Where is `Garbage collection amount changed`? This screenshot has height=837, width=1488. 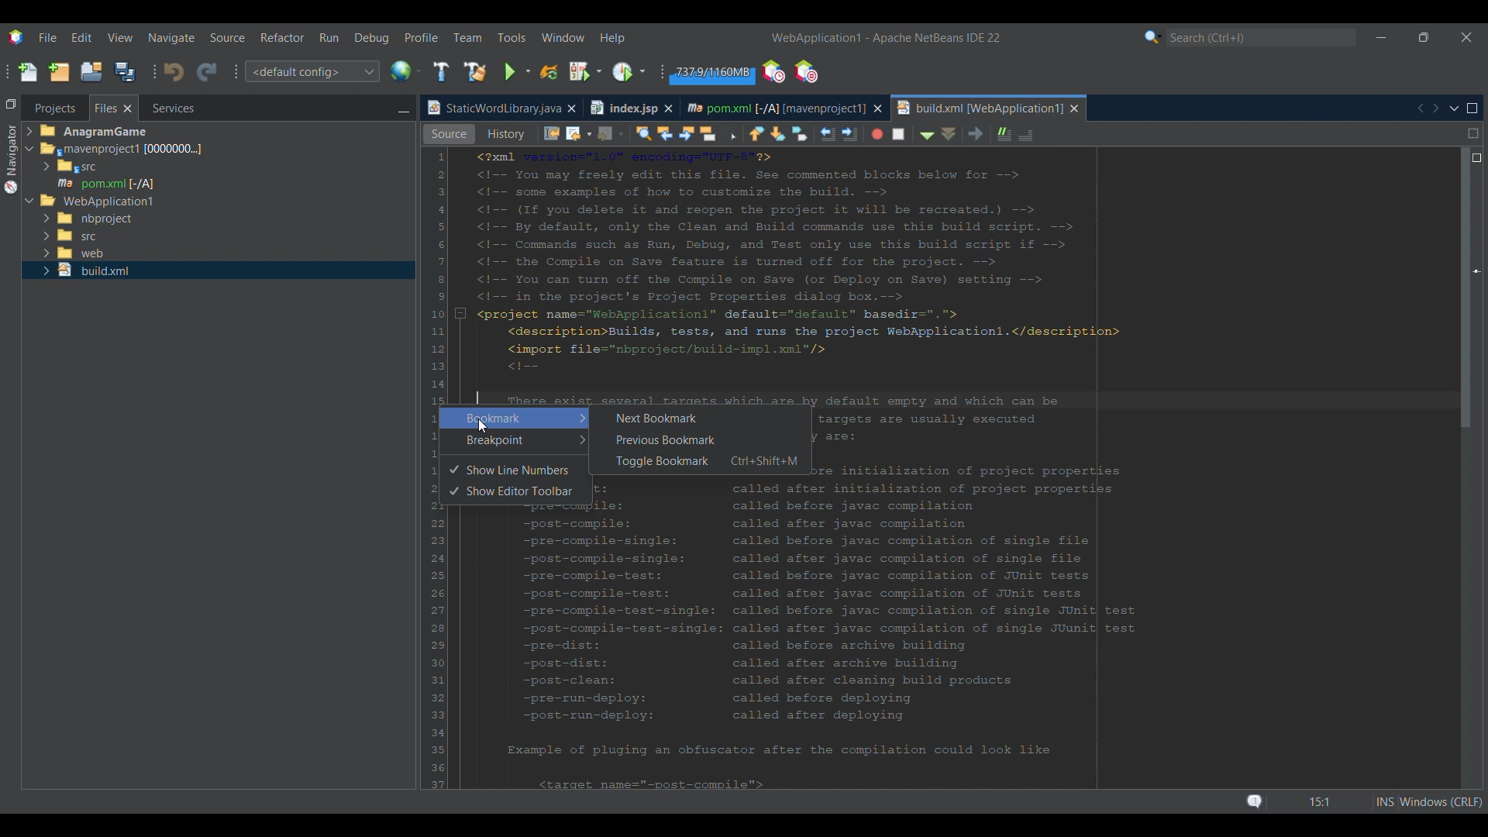
Garbage collection amount changed is located at coordinates (712, 74).